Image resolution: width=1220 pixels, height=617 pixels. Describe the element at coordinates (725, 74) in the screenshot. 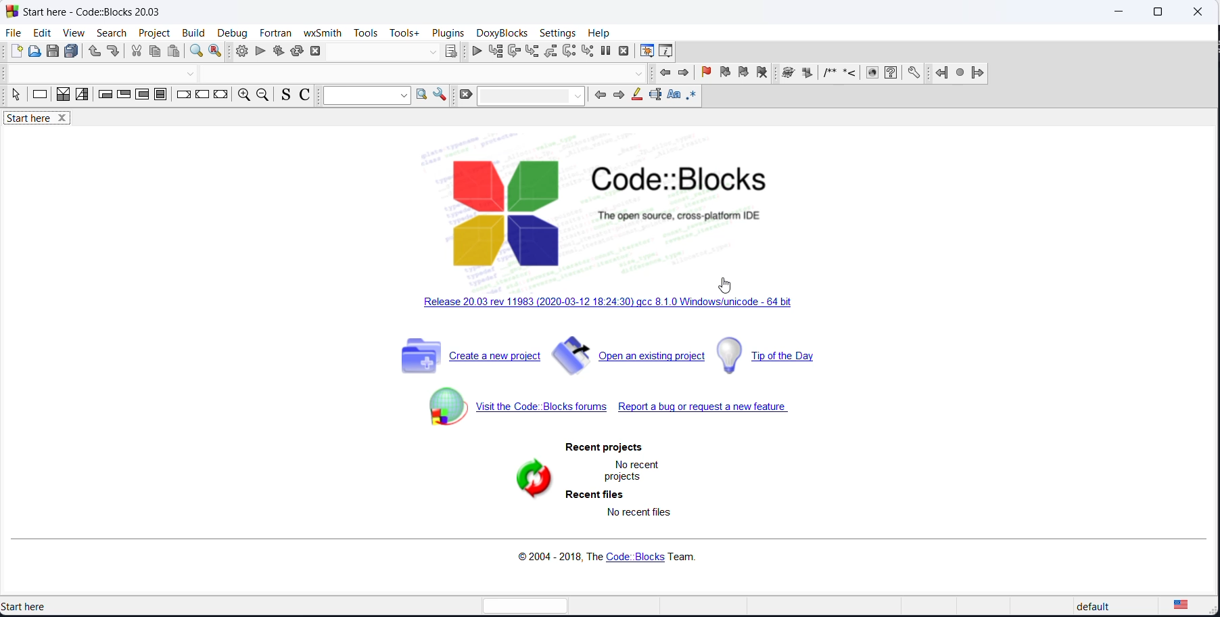

I see `previous bookmark` at that location.